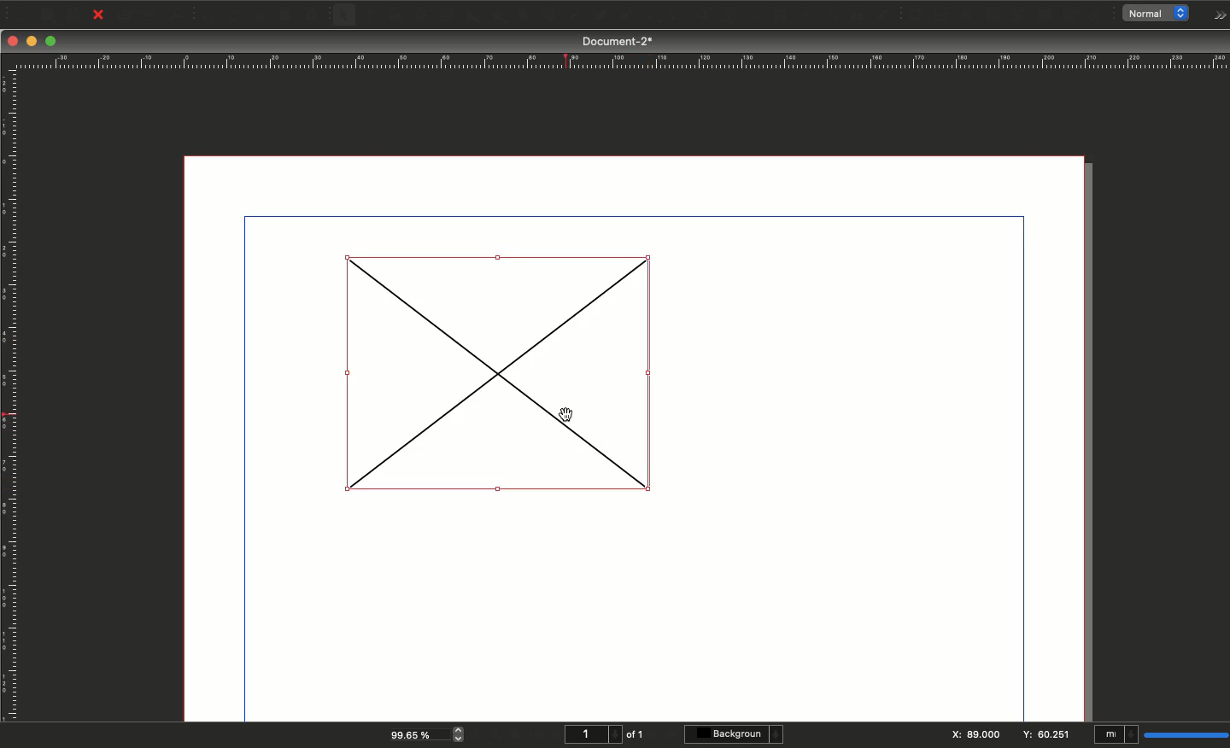  Describe the element at coordinates (1116, 736) in the screenshot. I see `mI` at that location.